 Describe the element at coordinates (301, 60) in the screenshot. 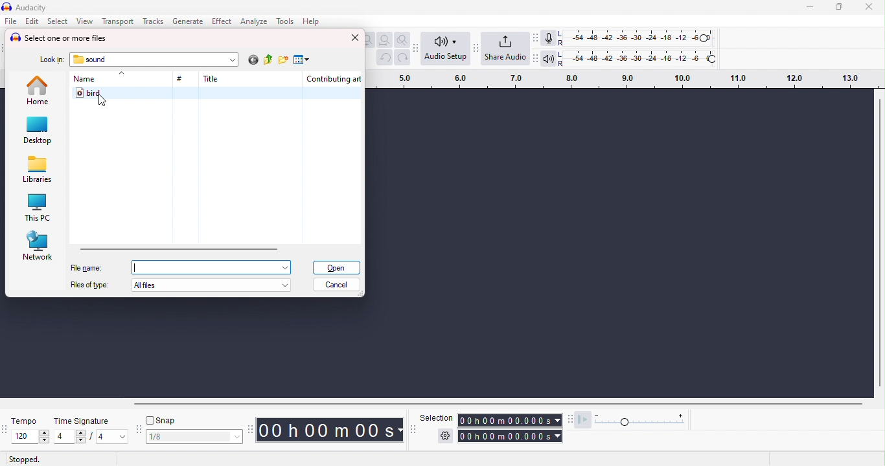

I see `change view` at that location.